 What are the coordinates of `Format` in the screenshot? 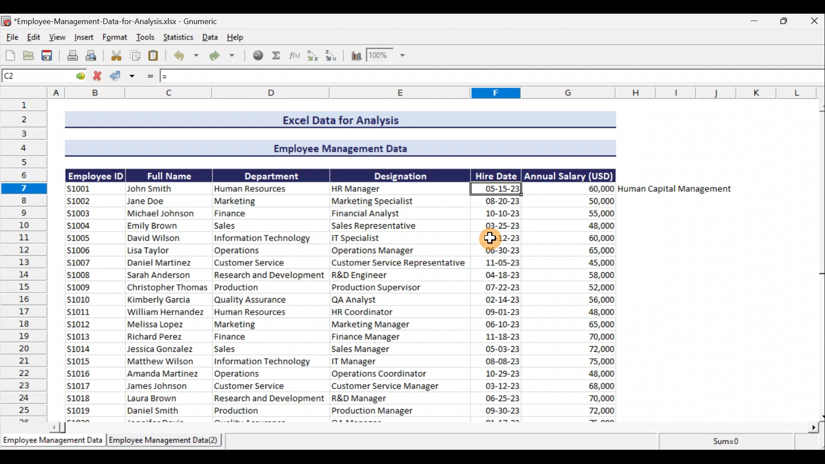 It's located at (115, 39).